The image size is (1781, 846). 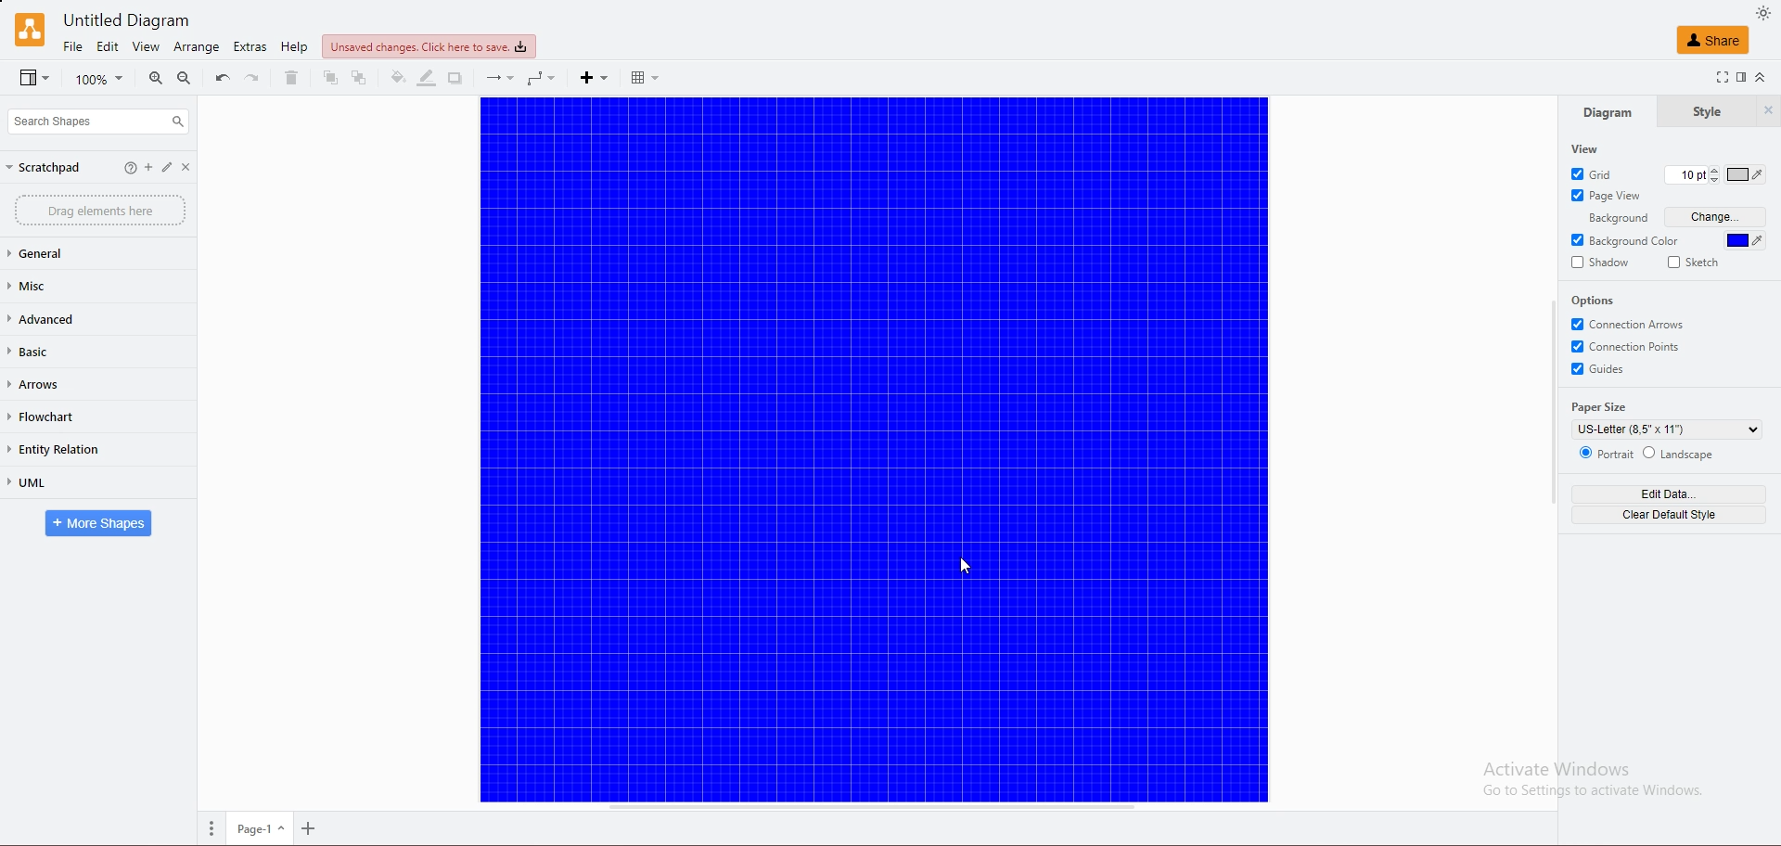 What do you see at coordinates (1694, 263) in the screenshot?
I see `sketch` at bounding box center [1694, 263].